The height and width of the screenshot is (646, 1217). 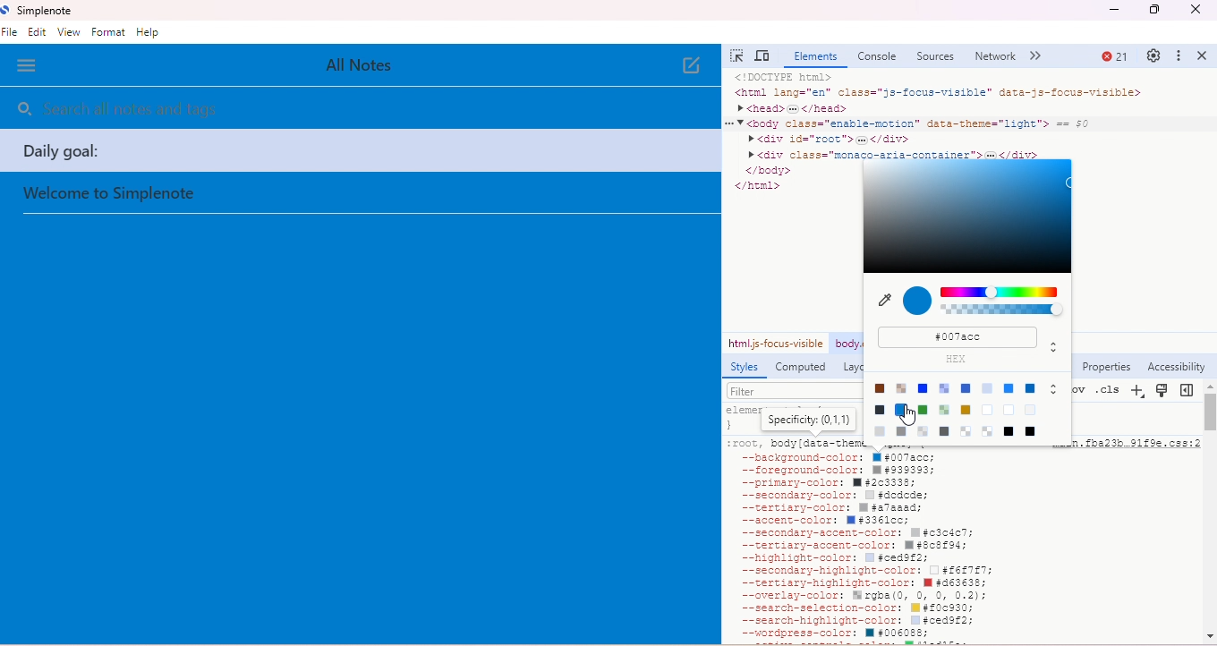 I want to click on foreground-color, so click(x=830, y=471).